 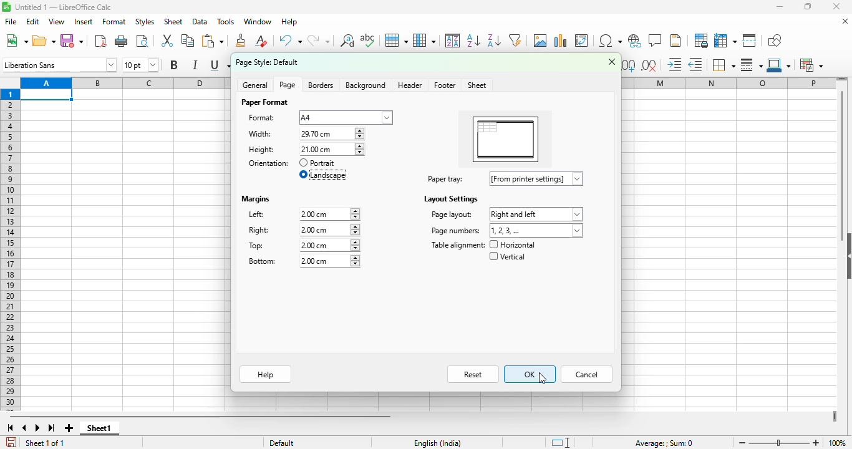 What do you see at coordinates (84, 22) in the screenshot?
I see `insert` at bounding box center [84, 22].